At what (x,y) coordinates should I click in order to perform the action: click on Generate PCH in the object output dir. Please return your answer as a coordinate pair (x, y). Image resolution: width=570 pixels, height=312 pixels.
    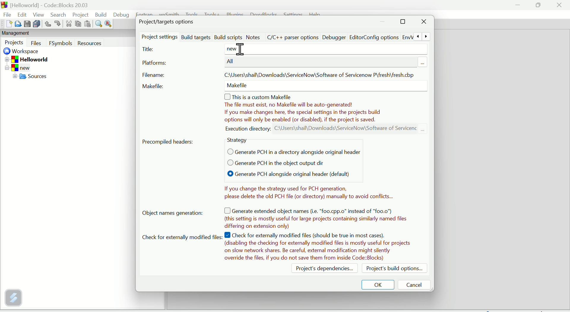
    Looking at the image, I should click on (270, 163).